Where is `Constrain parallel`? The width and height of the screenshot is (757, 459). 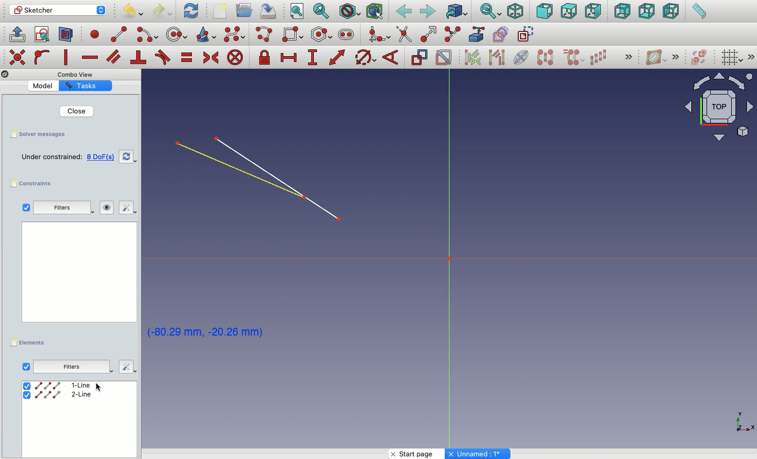 Constrain parallel is located at coordinates (114, 57).